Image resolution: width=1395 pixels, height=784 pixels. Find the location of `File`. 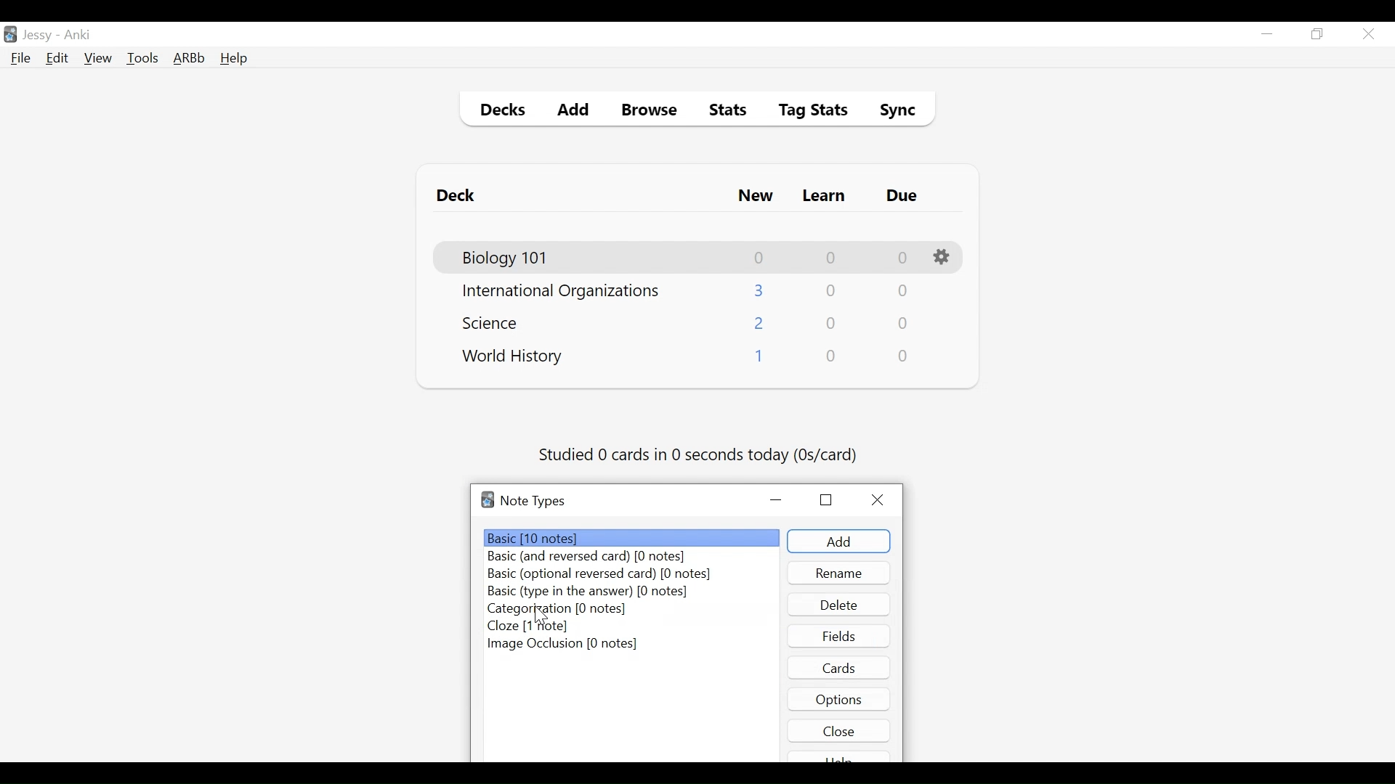

File is located at coordinates (21, 60).